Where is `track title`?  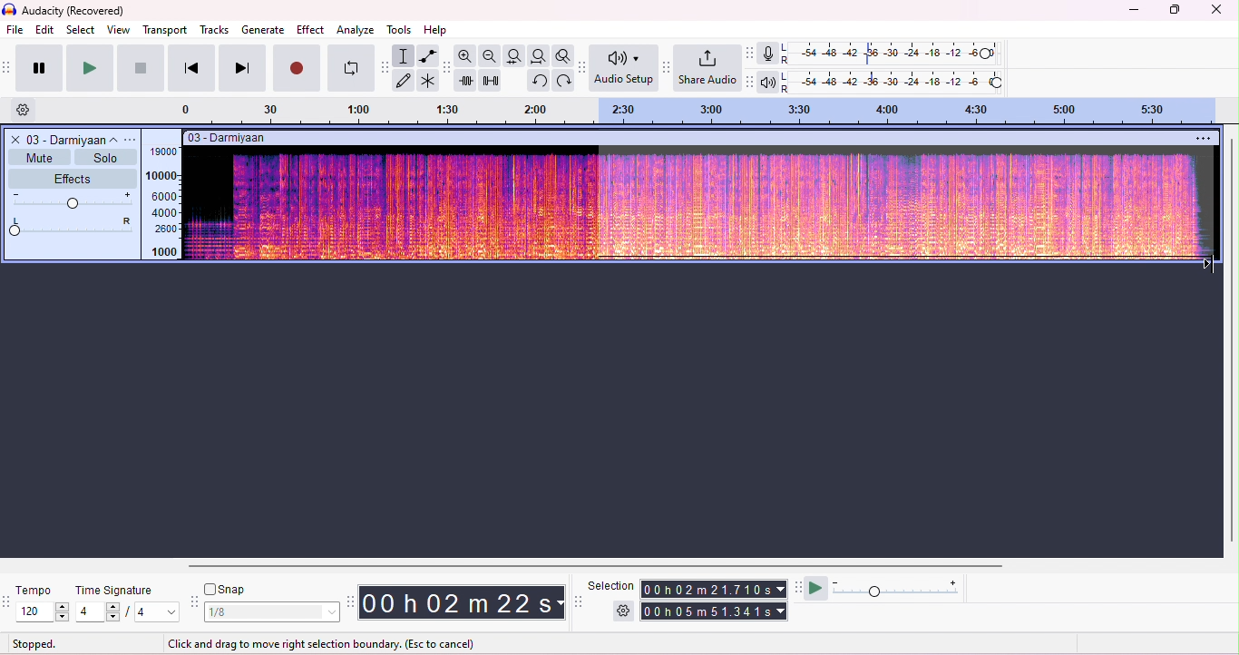 track title is located at coordinates (229, 137).